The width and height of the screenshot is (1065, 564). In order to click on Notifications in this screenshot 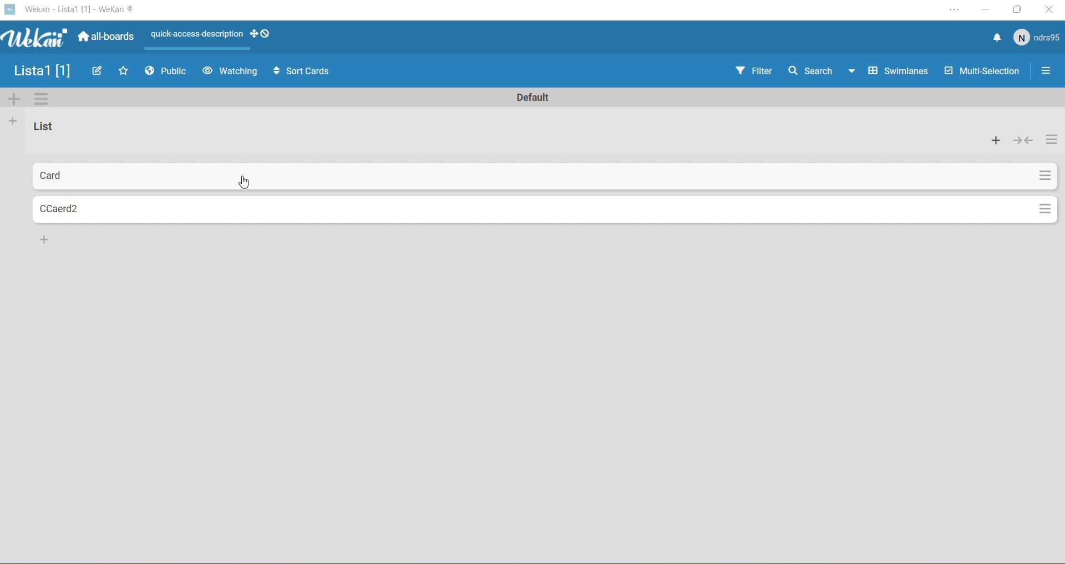, I will do `click(997, 39)`.